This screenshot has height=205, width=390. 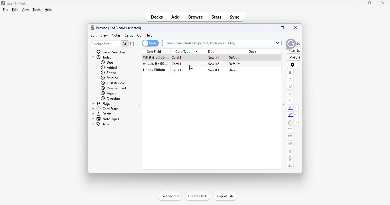 What do you see at coordinates (129, 36) in the screenshot?
I see `cards` at bounding box center [129, 36].